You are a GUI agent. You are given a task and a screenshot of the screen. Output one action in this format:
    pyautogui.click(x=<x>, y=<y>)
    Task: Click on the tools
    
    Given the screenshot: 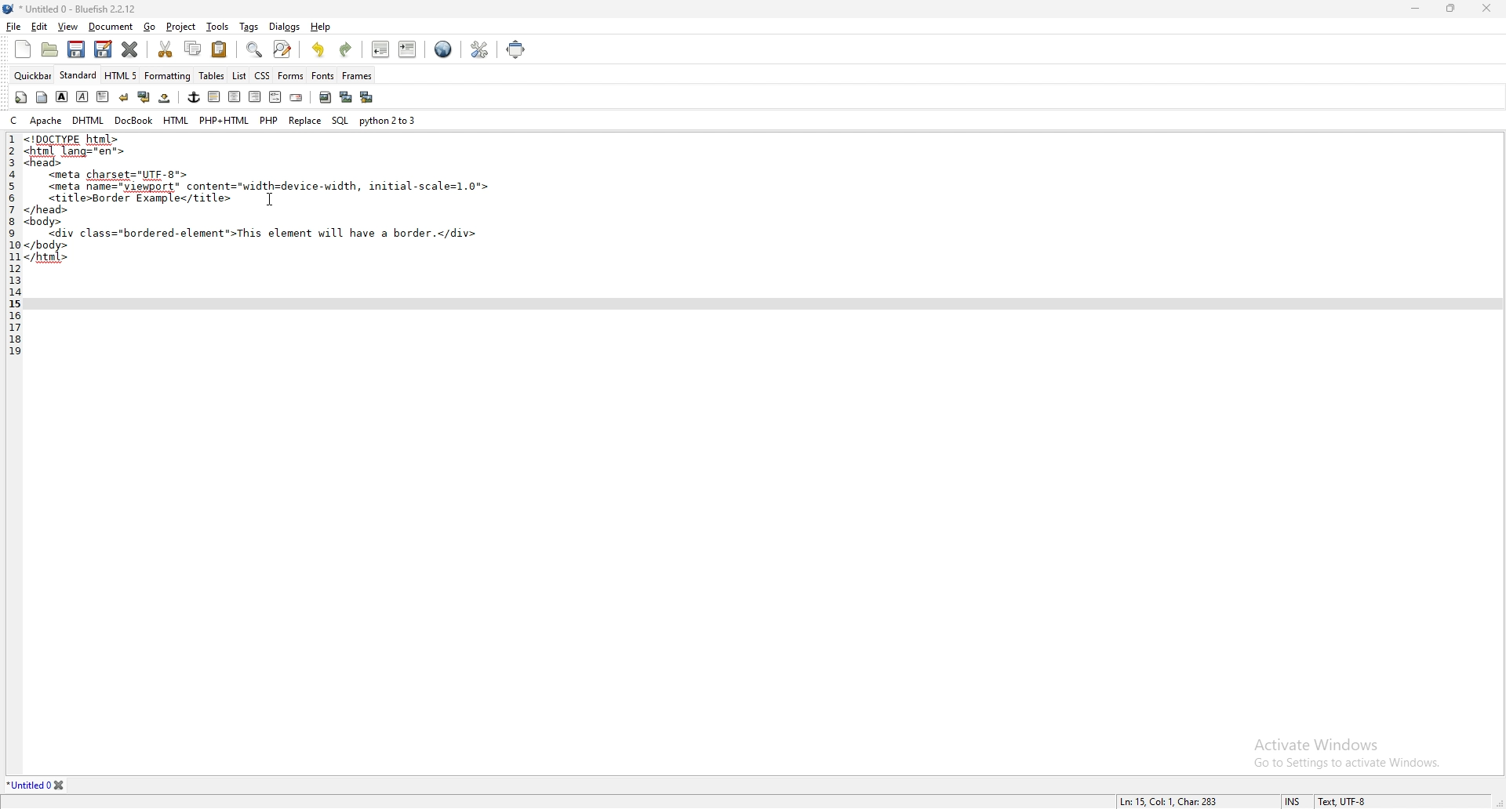 What is the action you would take?
    pyautogui.click(x=217, y=27)
    